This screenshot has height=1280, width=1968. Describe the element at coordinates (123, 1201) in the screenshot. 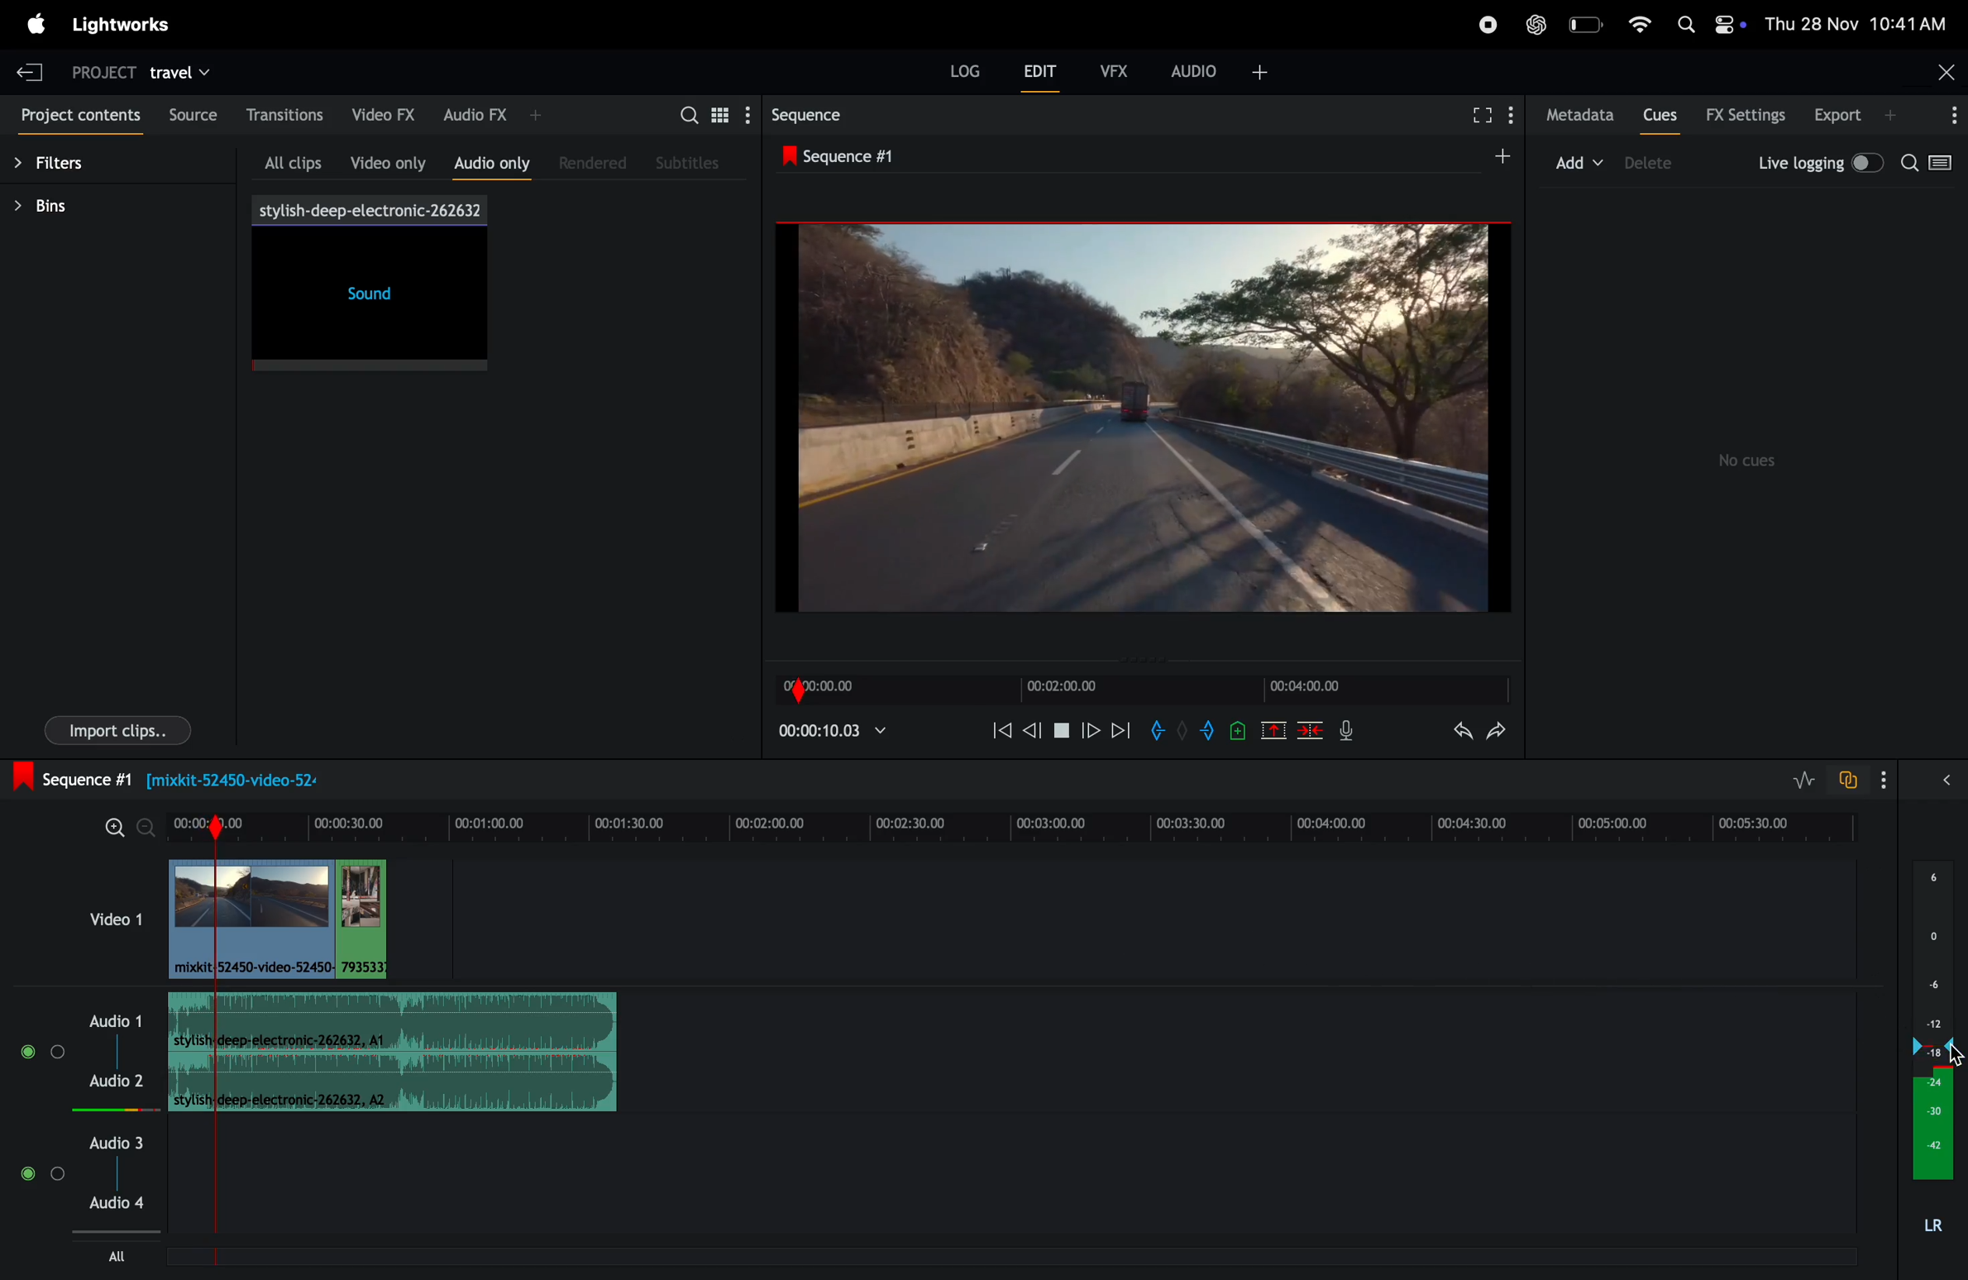

I see `Audio 4` at that location.